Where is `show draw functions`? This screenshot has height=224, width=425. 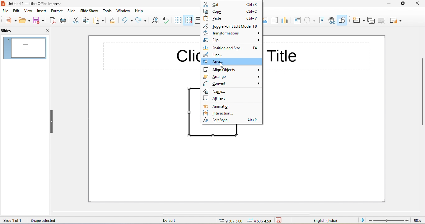
show draw functions is located at coordinates (343, 20).